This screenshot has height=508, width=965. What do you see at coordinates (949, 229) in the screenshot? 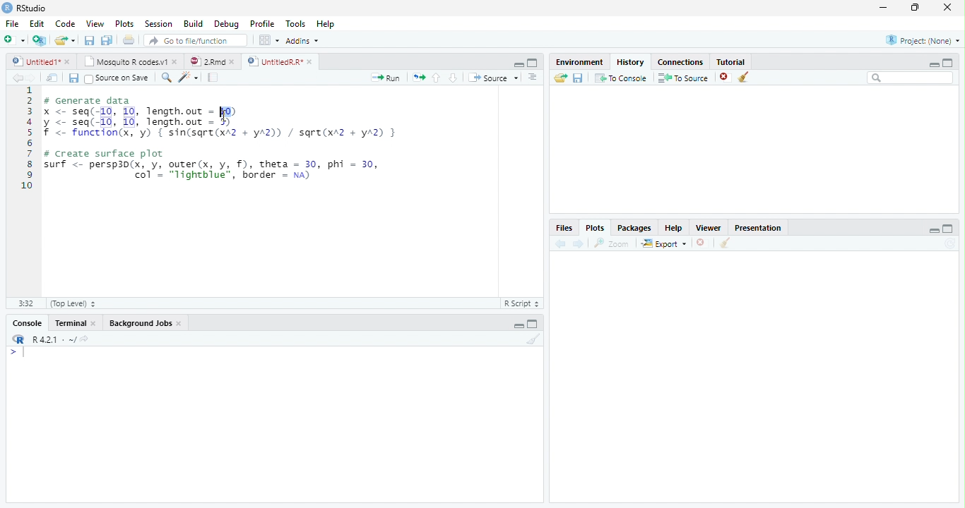
I see `maximize` at bounding box center [949, 229].